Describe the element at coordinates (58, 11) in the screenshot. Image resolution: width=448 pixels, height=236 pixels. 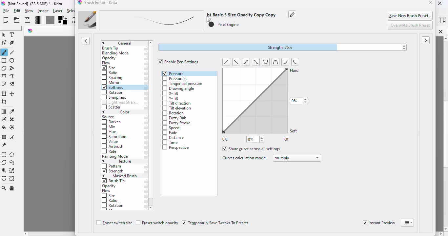
I see `layer` at that location.